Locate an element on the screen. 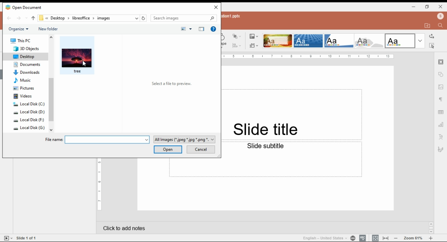 This screenshot has height=242, width=447. system drive 4 is located at coordinates (29, 128).